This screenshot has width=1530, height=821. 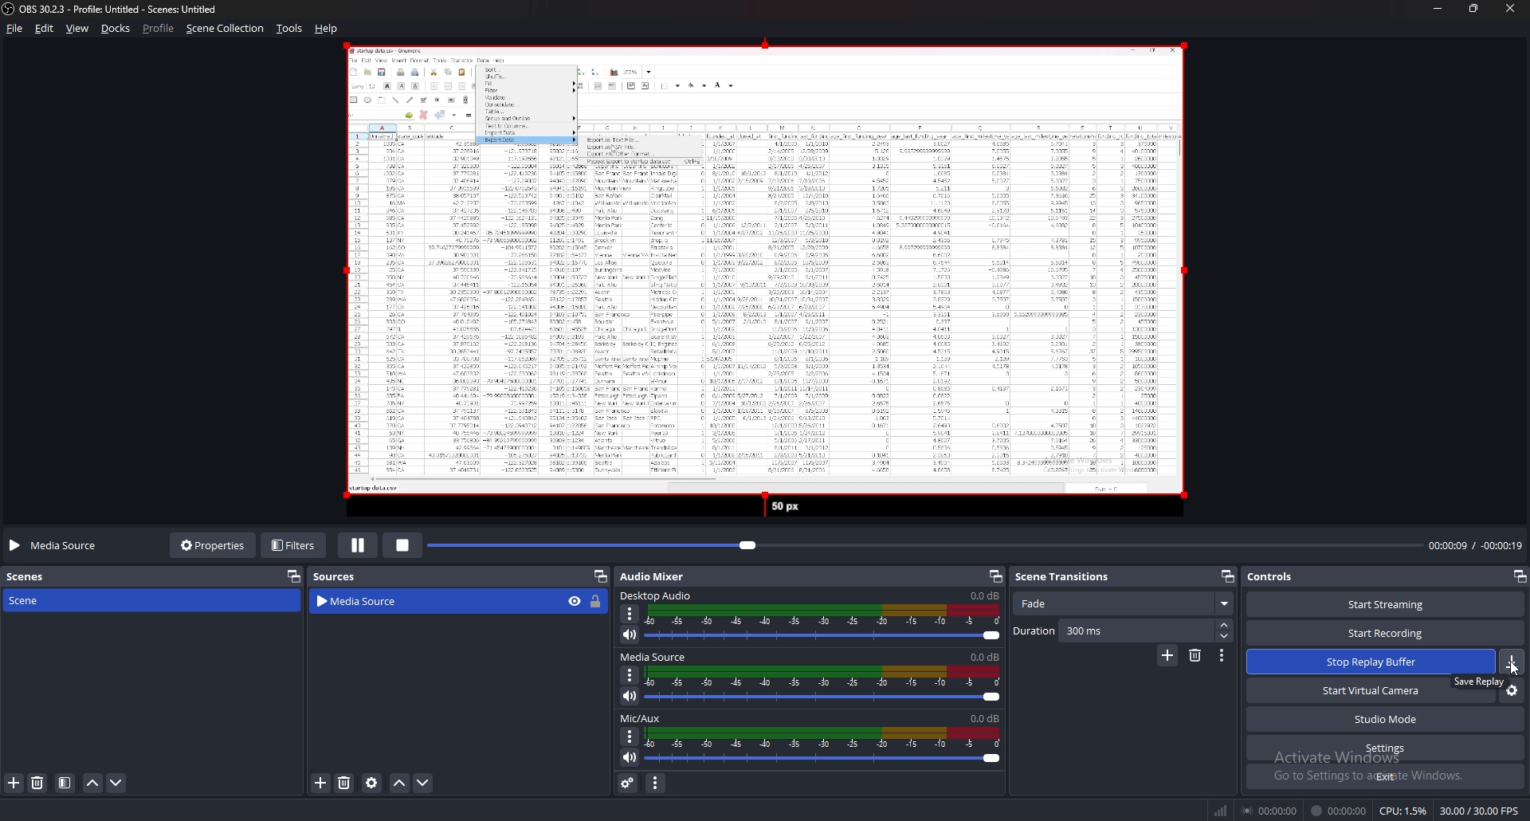 I want to click on exit, so click(x=1384, y=776).